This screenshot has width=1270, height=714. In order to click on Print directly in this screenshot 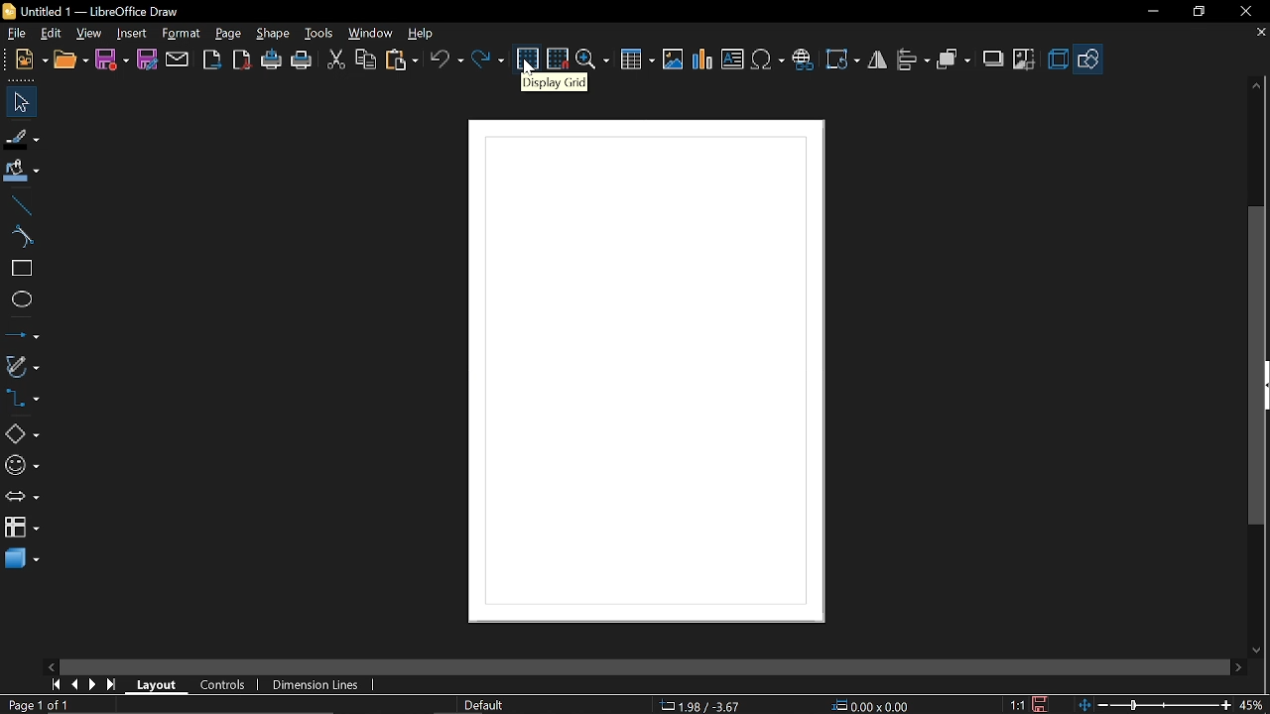, I will do `click(272, 60)`.